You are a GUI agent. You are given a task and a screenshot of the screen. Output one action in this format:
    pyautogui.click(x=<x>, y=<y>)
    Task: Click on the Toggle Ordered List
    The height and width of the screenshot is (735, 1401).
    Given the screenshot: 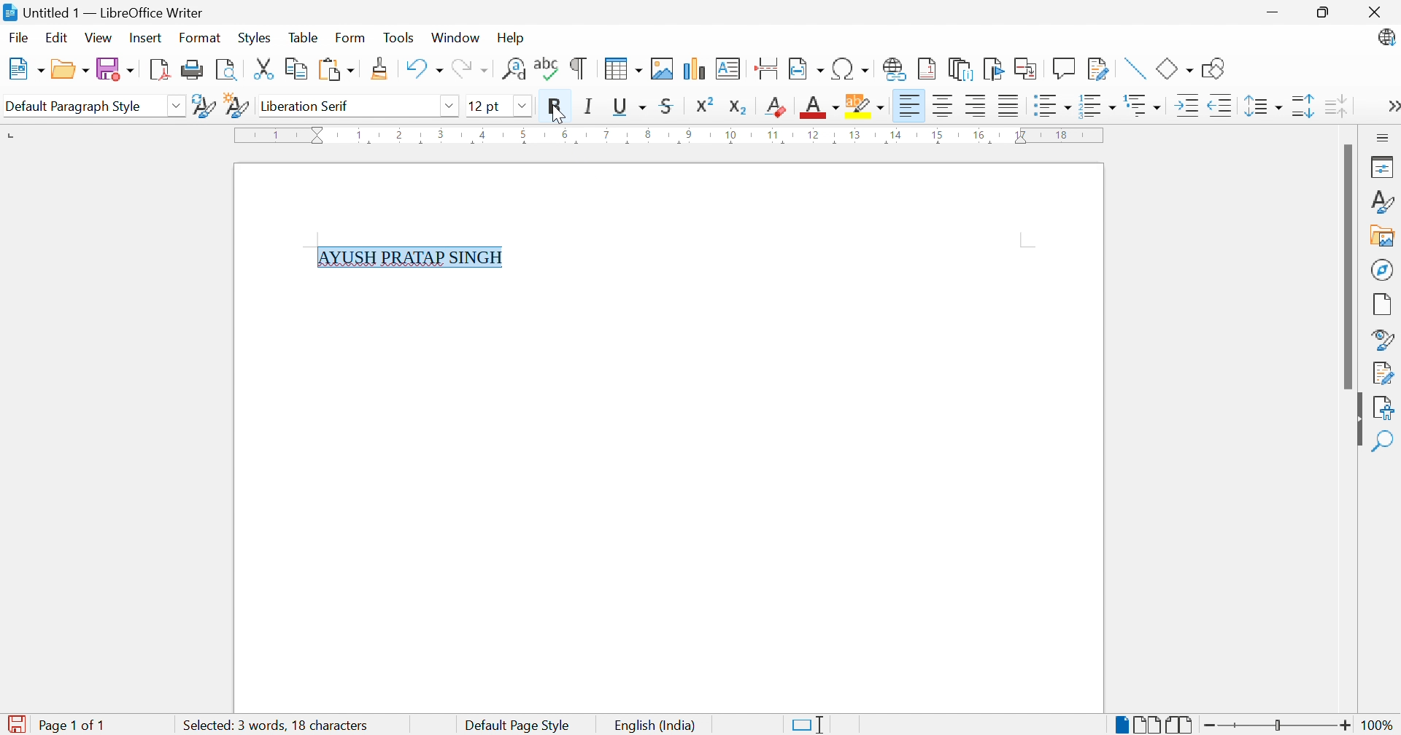 What is the action you would take?
    pyautogui.click(x=1098, y=104)
    